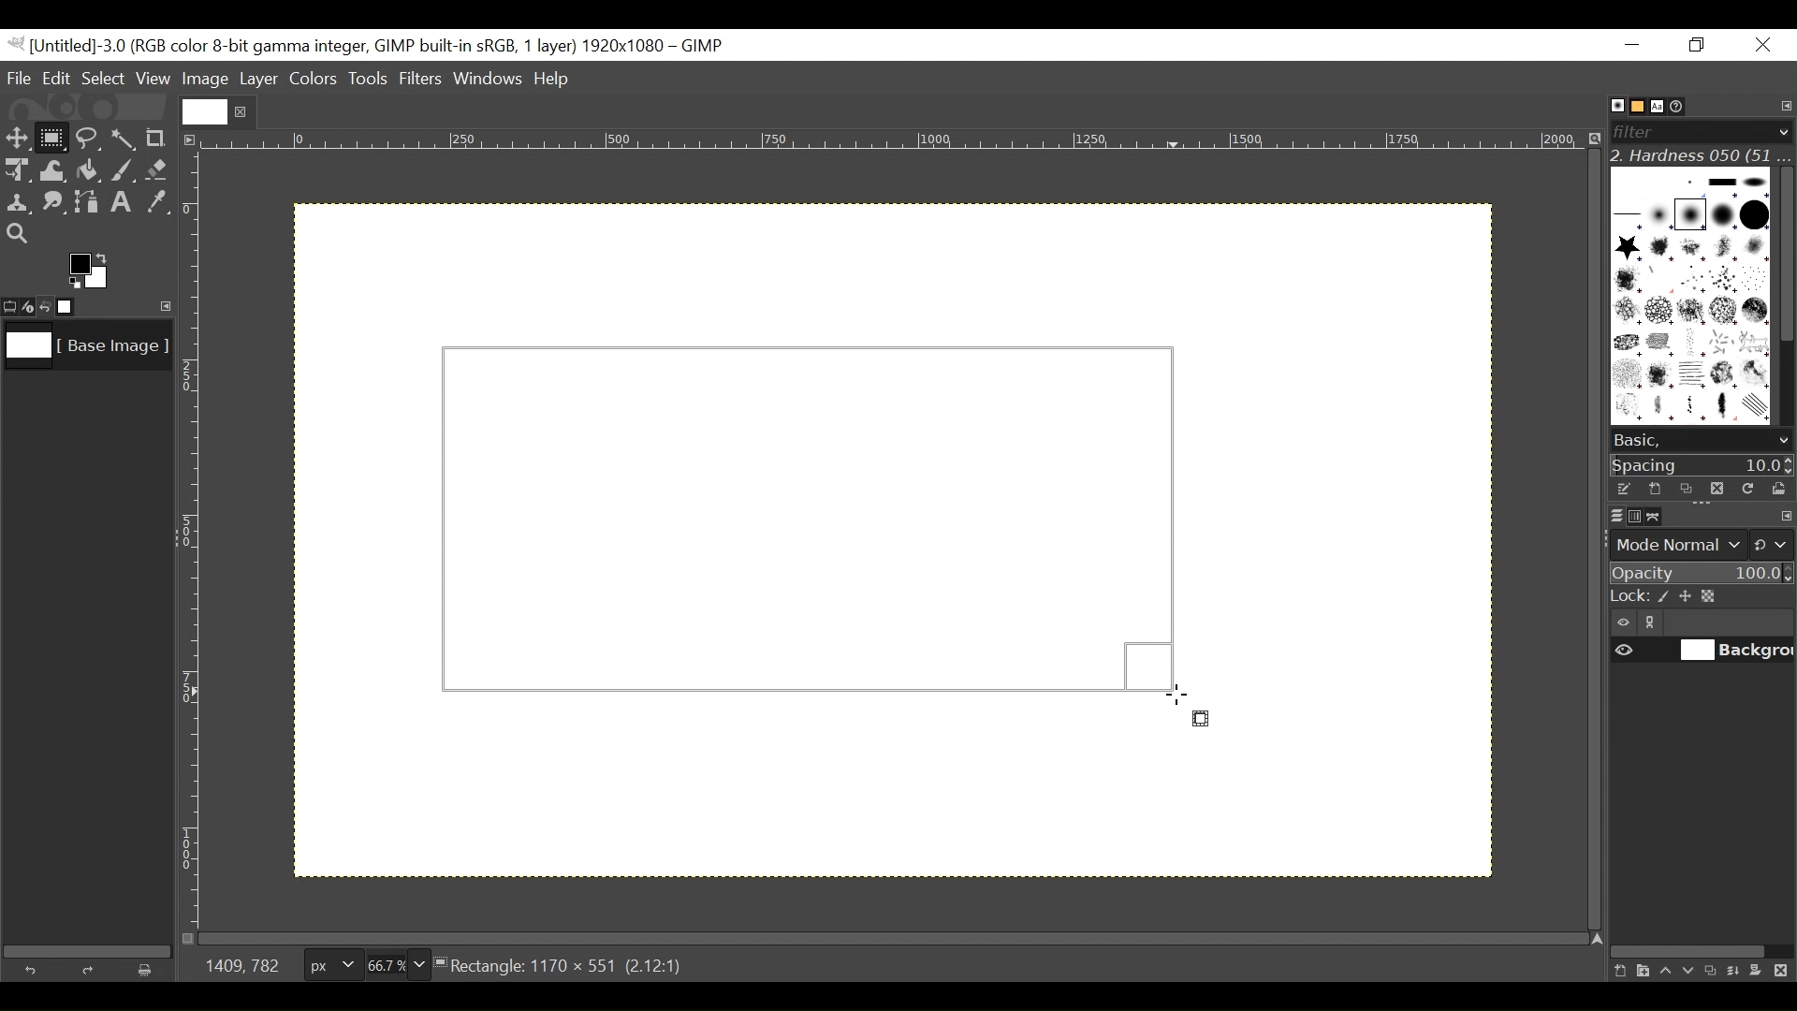  What do you see at coordinates (86, 135) in the screenshot?
I see `Free Select tool` at bounding box center [86, 135].